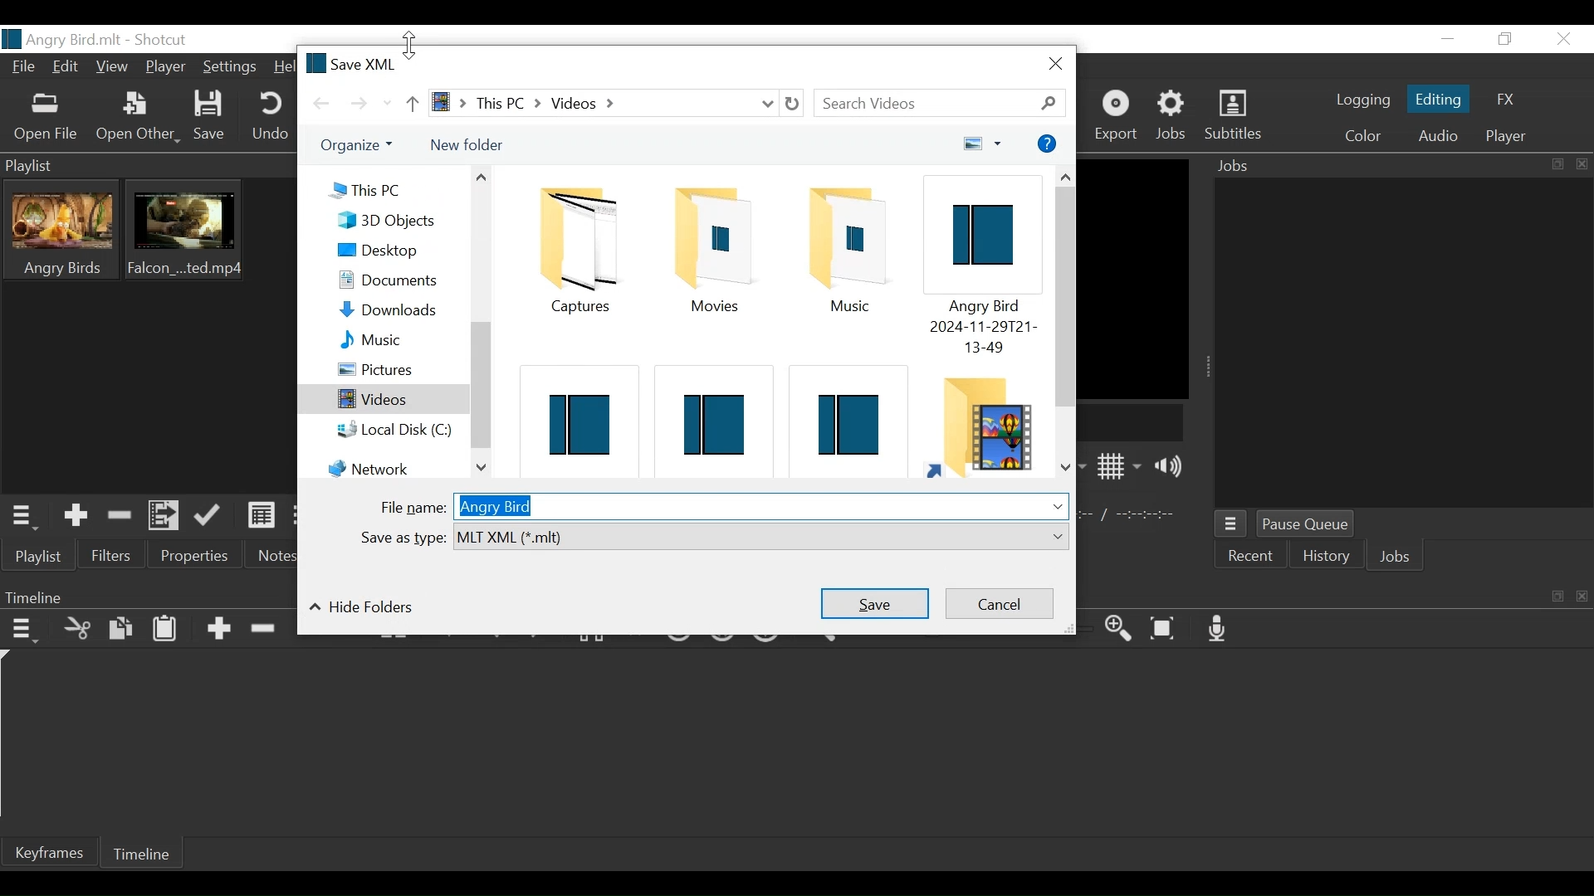 Image resolution: width=1594 pixels, height=896 pixels. Describe the element at coordinates (396, 279) in the screenshot. I see `Documents` at that location.